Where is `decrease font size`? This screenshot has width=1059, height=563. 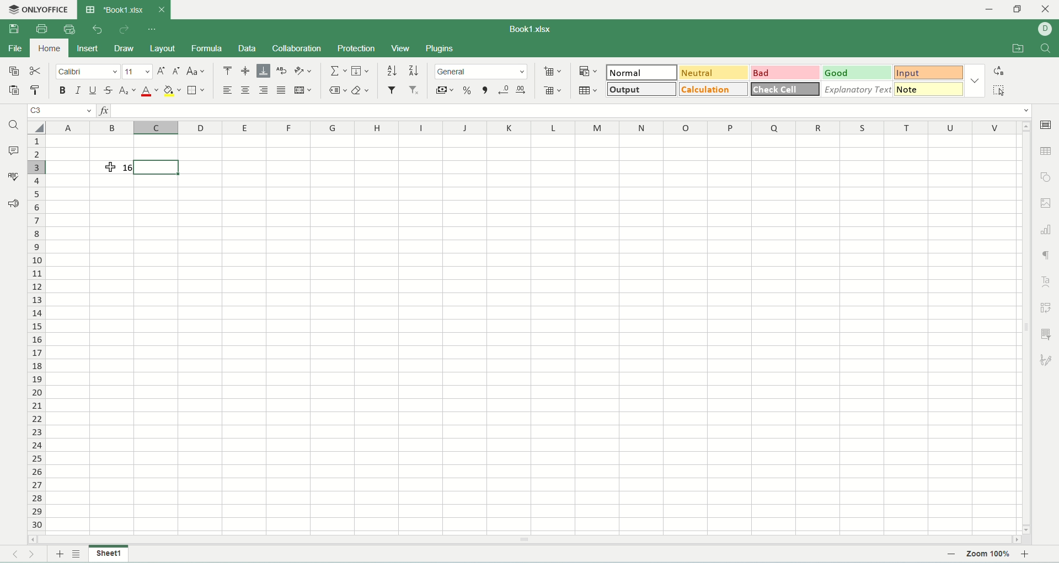 decrease font size is located at coordinates (176, 72).